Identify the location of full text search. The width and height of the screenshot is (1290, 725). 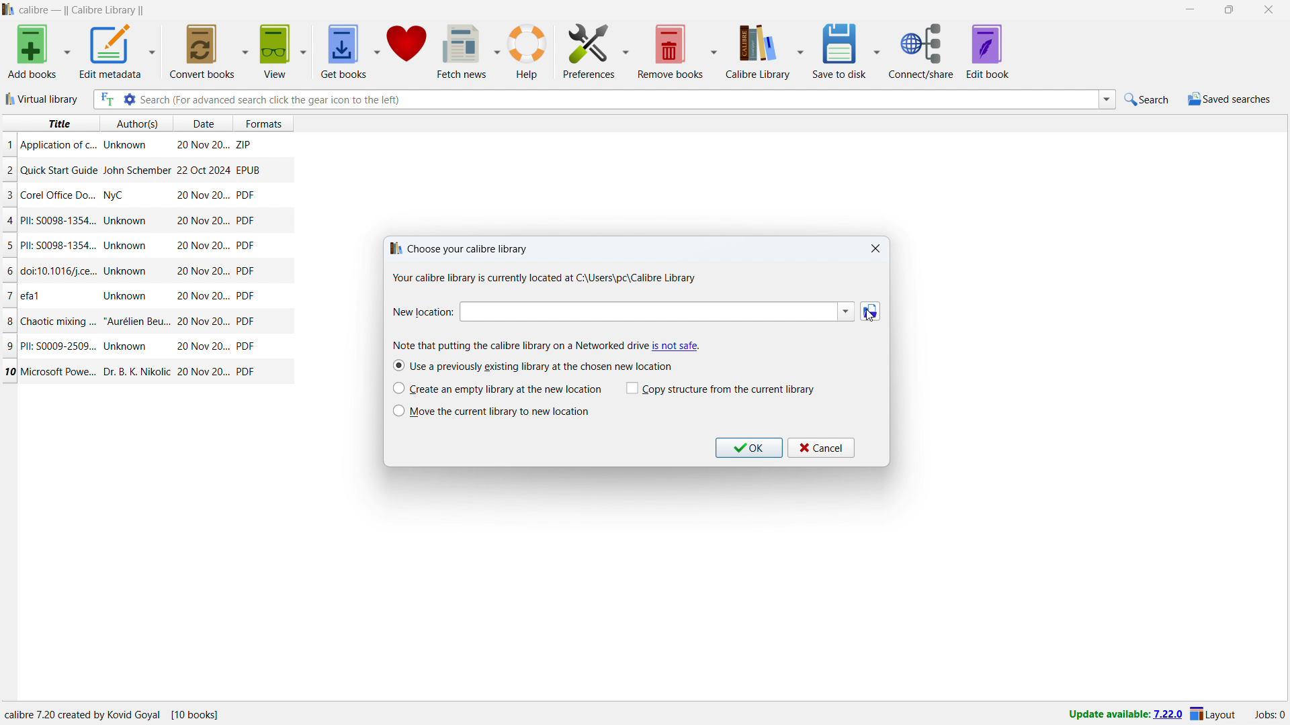
(105, 99).